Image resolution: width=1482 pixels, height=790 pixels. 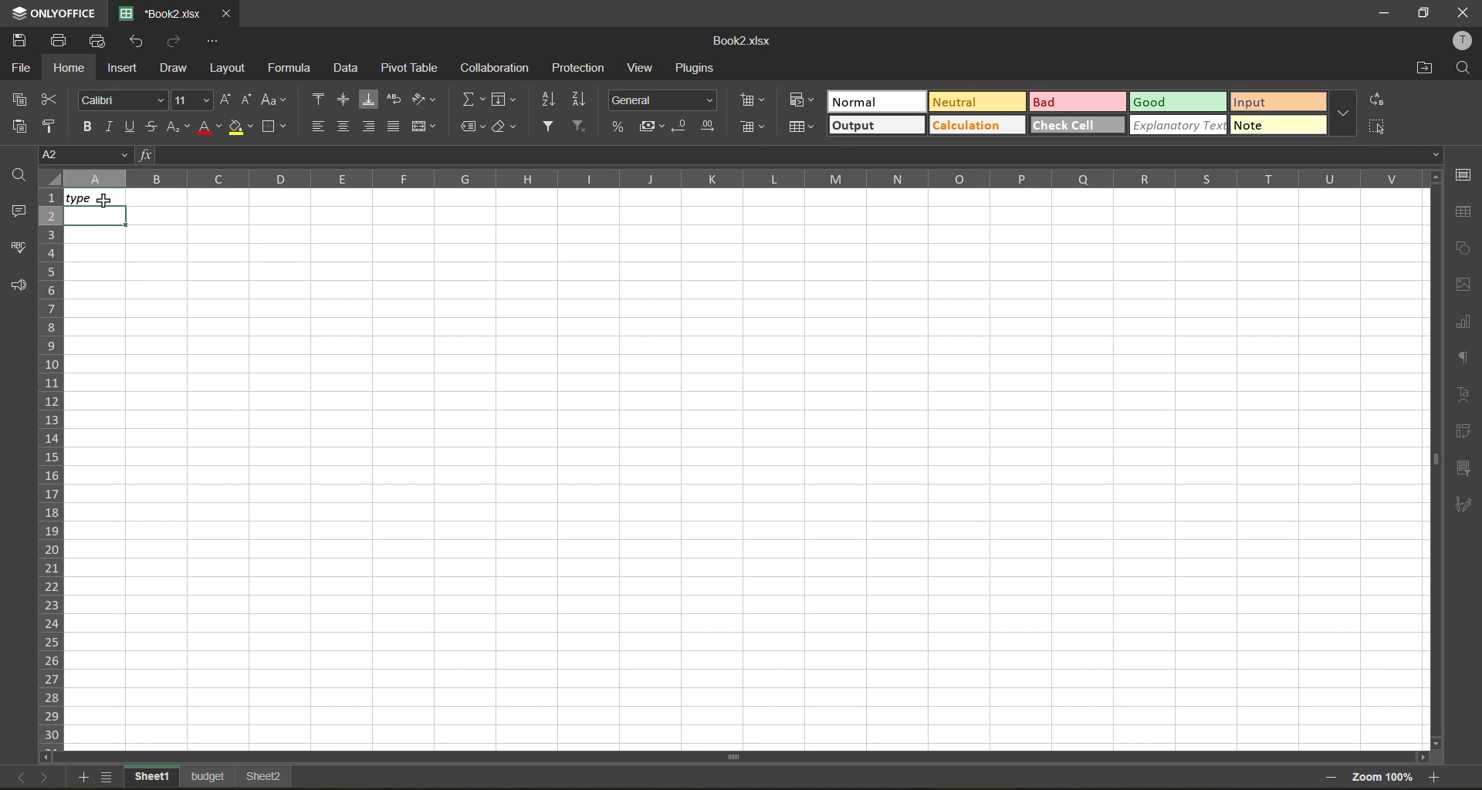 I want to click on formula bar, so click(x=791, y=156).